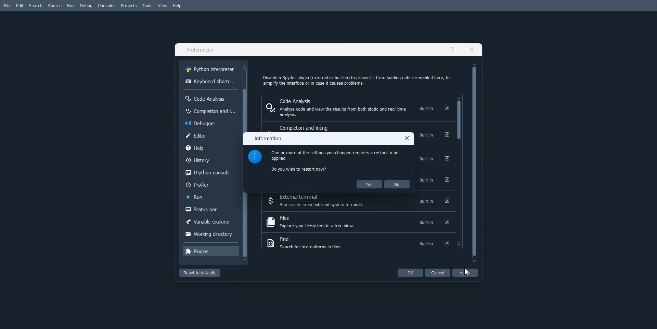  What do you see at coordinates (20, 6) in the screenshot?
I see `Edit` at bounding box center [20, 6].